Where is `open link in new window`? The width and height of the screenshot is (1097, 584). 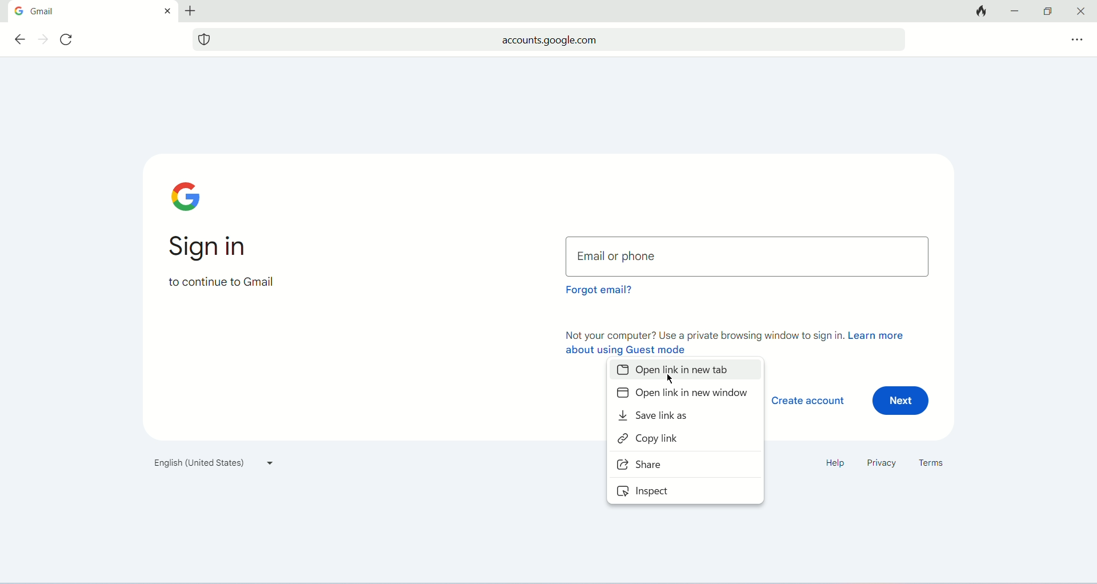
open link in new window is located at coordinates (682, 394).